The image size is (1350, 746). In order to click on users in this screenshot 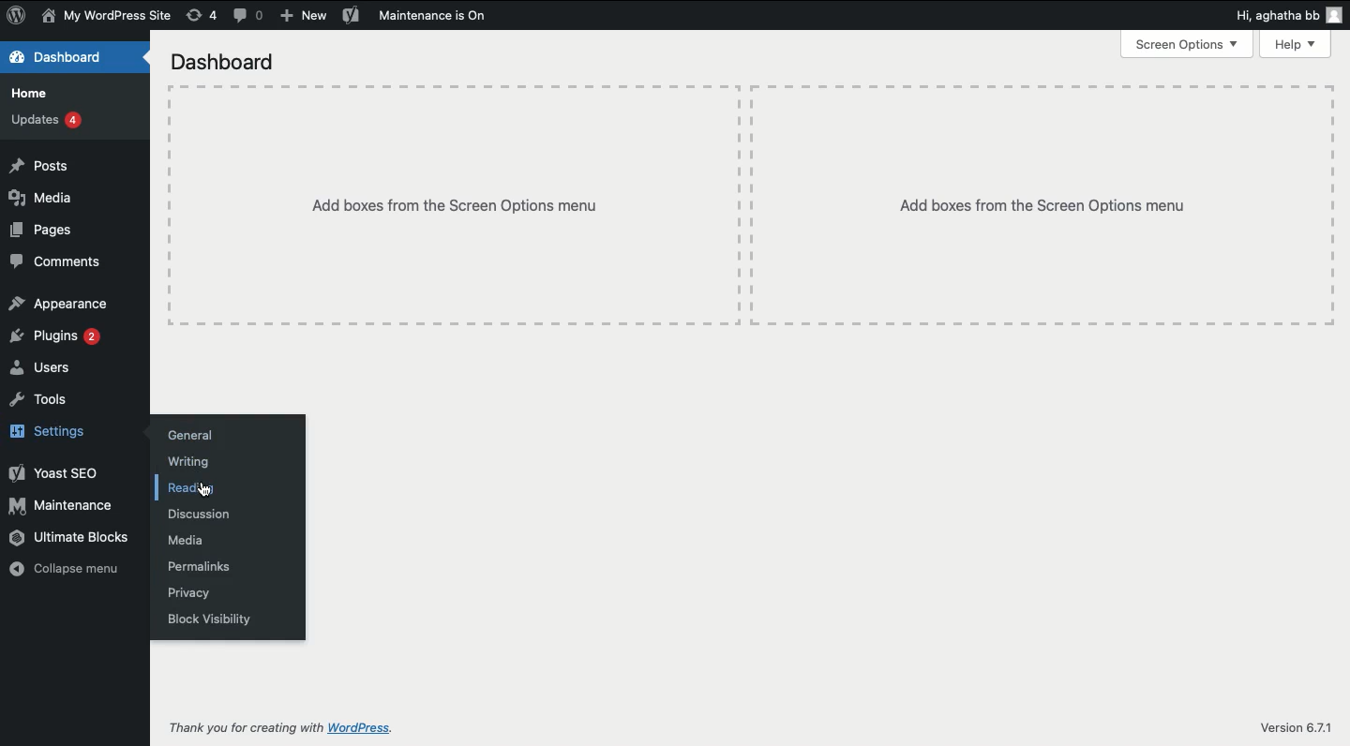, I will do `click(49, 367)`.